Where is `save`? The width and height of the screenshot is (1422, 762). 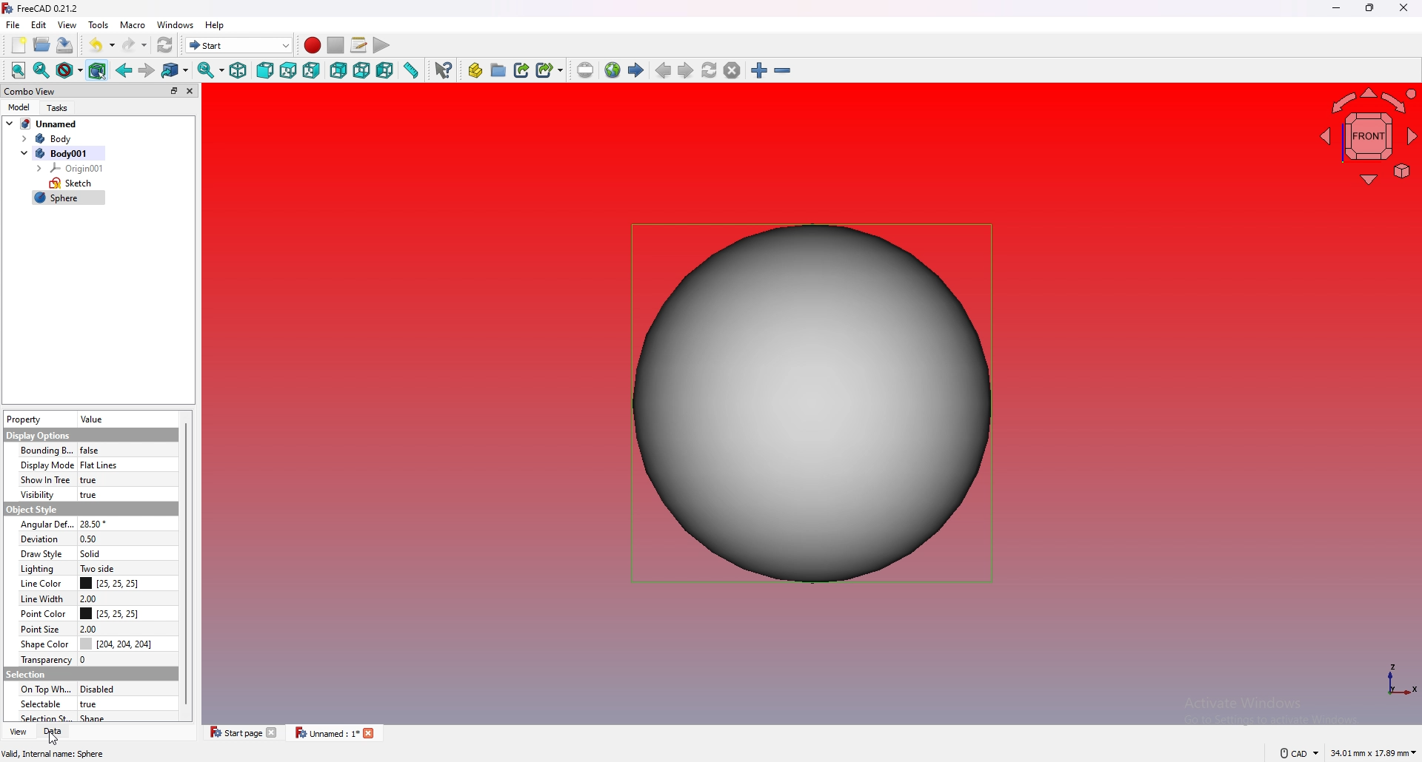 save is located at coordinates (65, 45).